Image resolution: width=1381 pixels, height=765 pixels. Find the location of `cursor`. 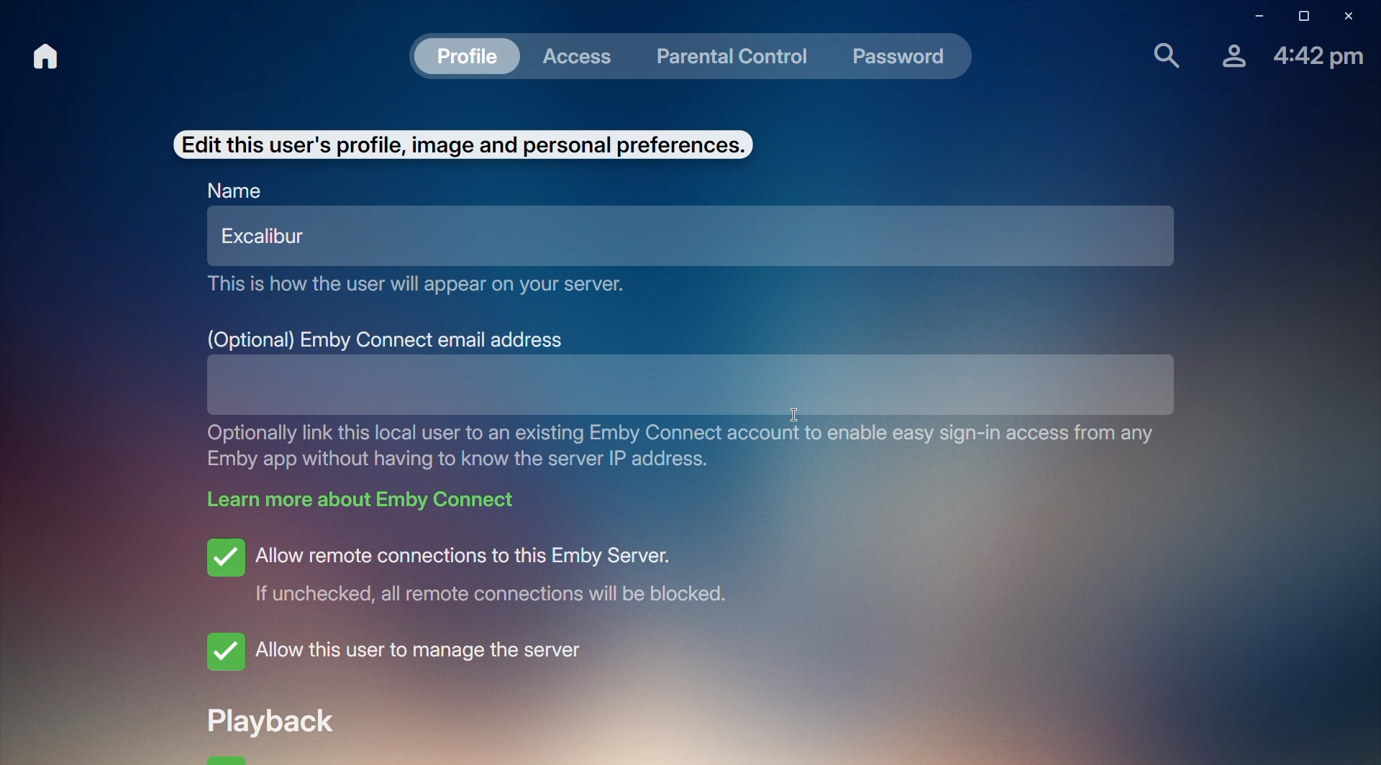

cursor is located at coordinates (797, 419).